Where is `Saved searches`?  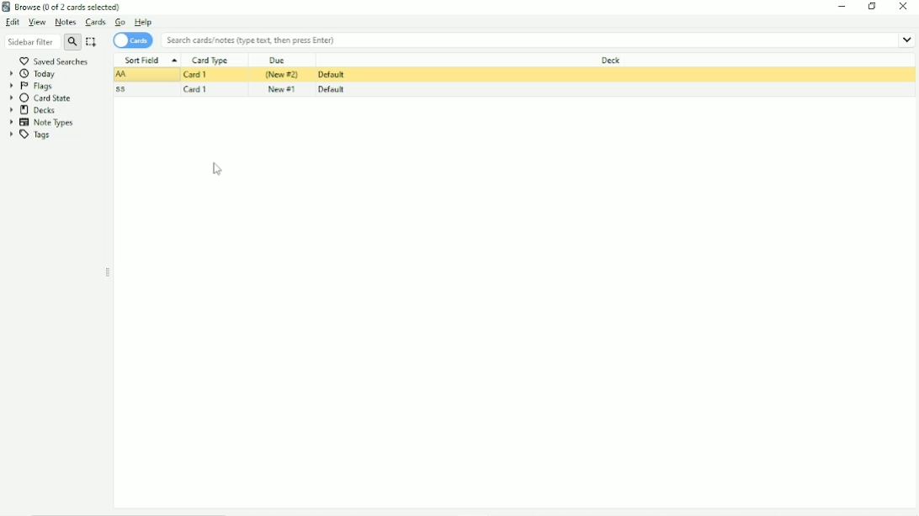
Saved searches is located at coordinates (50, 60).